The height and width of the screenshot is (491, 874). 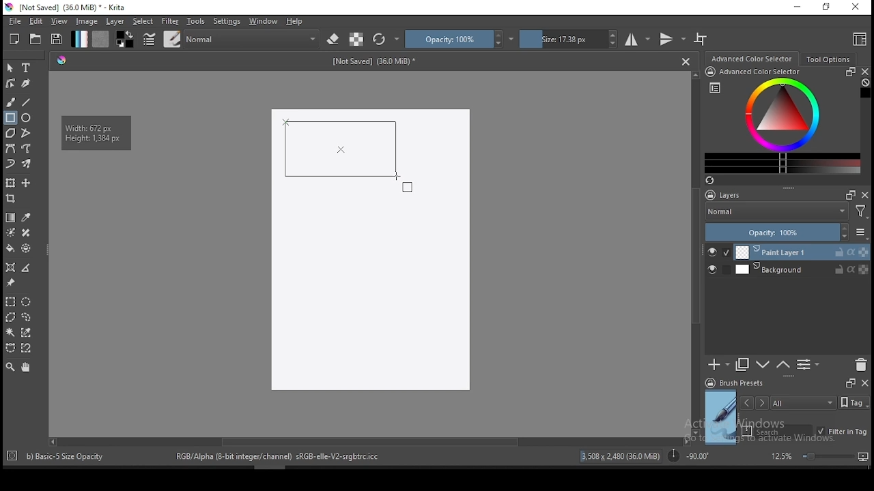 I want to click on brush tool, so click(x=12, y=102).